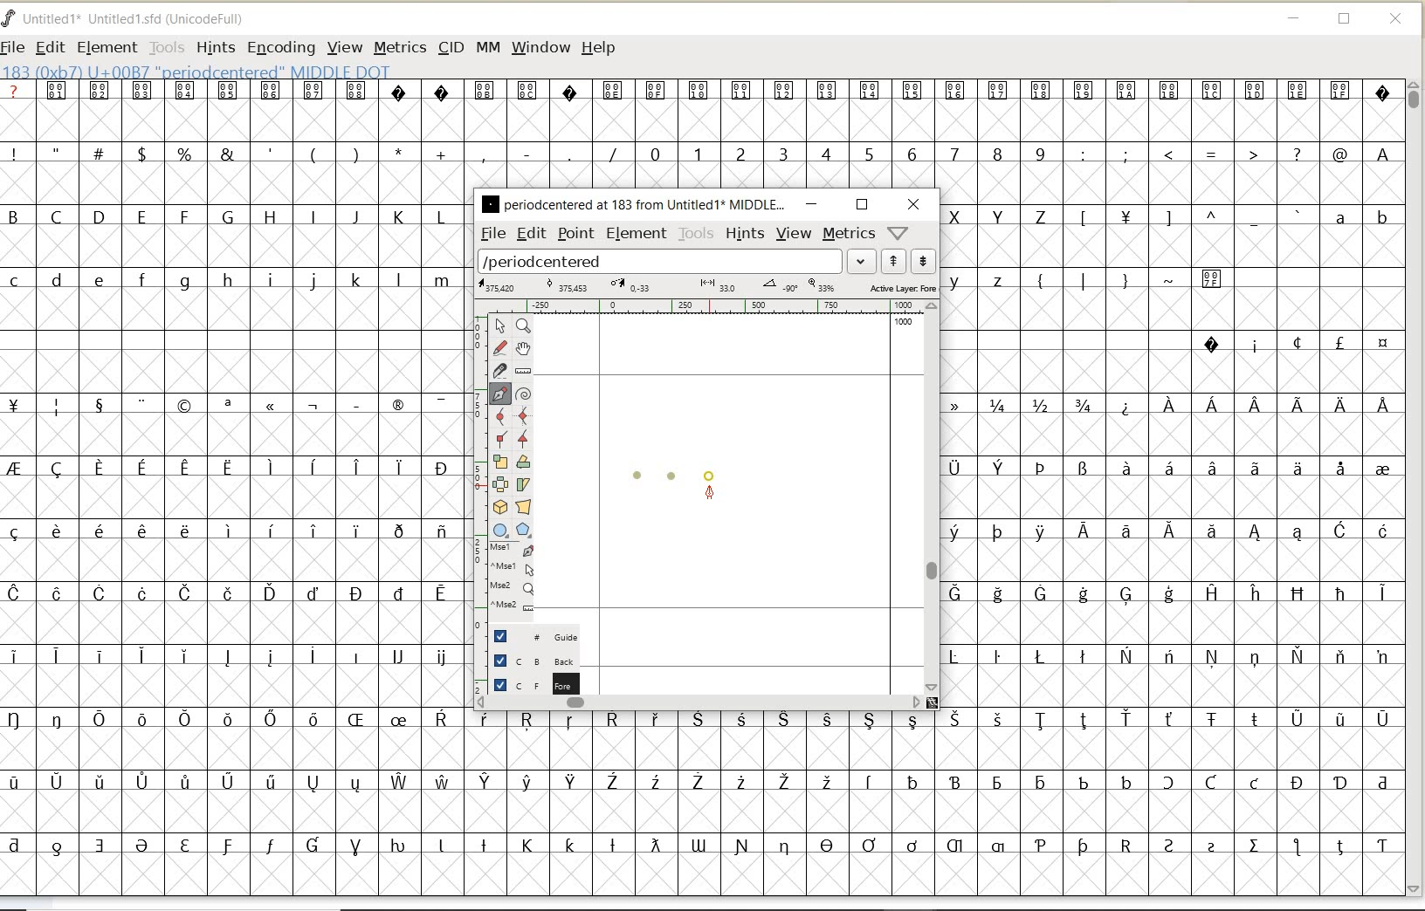  What do you see at coordinates (501, 414) in the screenshot?
I see `add a curve point` at bounding box center [501, 414].